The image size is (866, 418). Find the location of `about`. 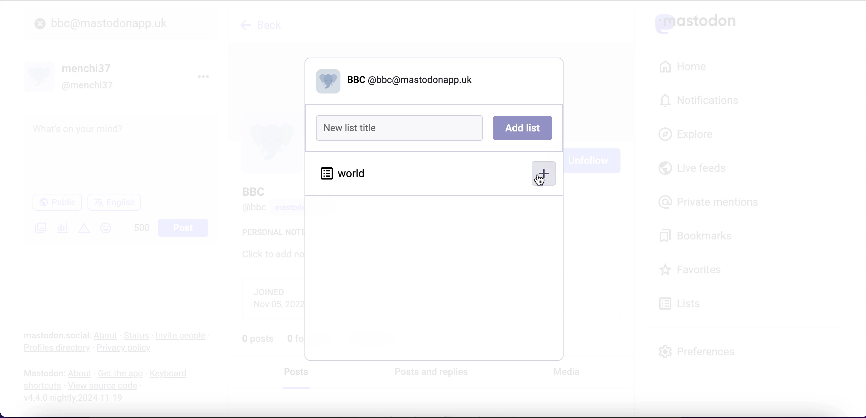

about is located at coordinates (81, 374).